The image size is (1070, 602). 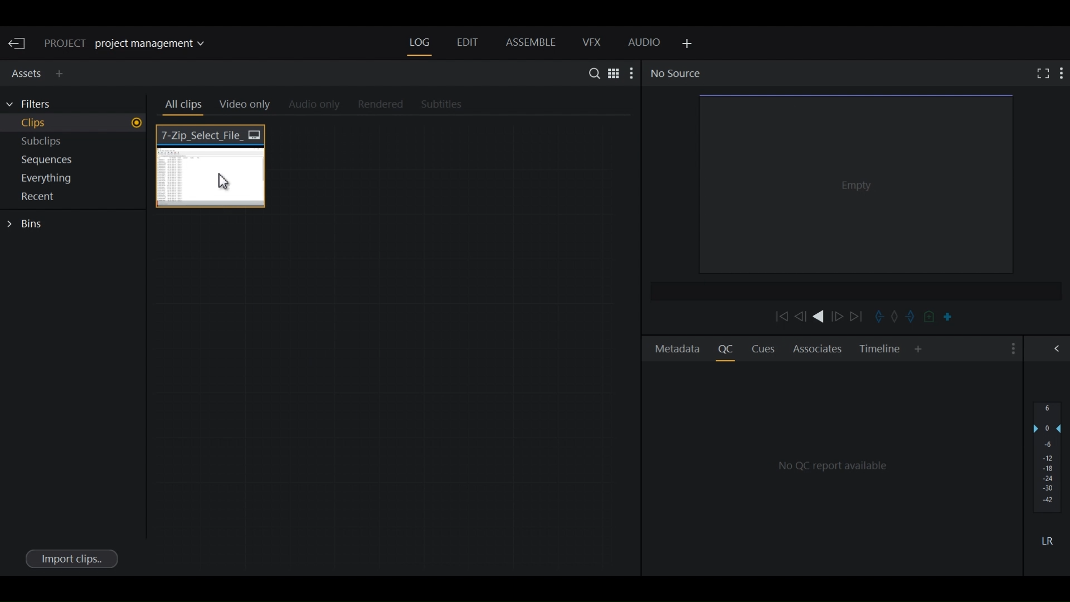 What do you see at coordinates (818, 316) in the screenshot?
I see `Play` at bounding box center [818, 316].